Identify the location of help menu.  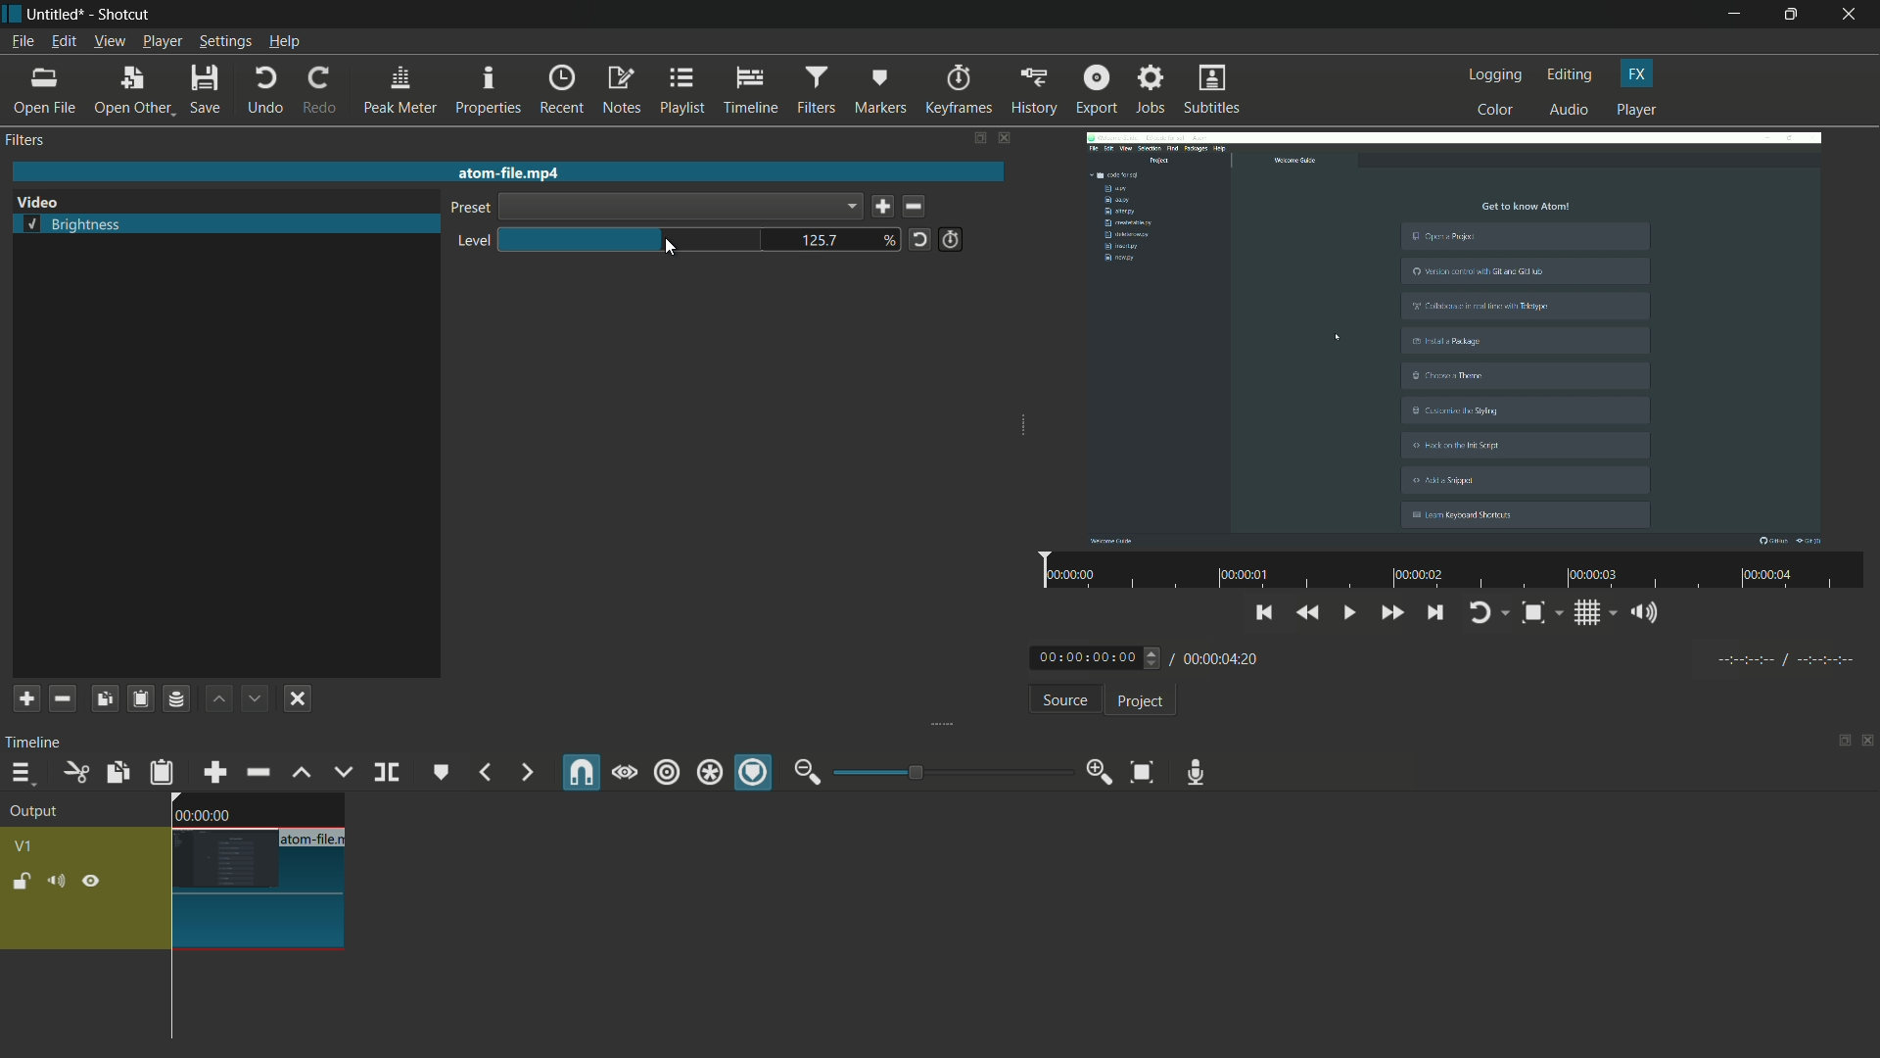
(285, 43).